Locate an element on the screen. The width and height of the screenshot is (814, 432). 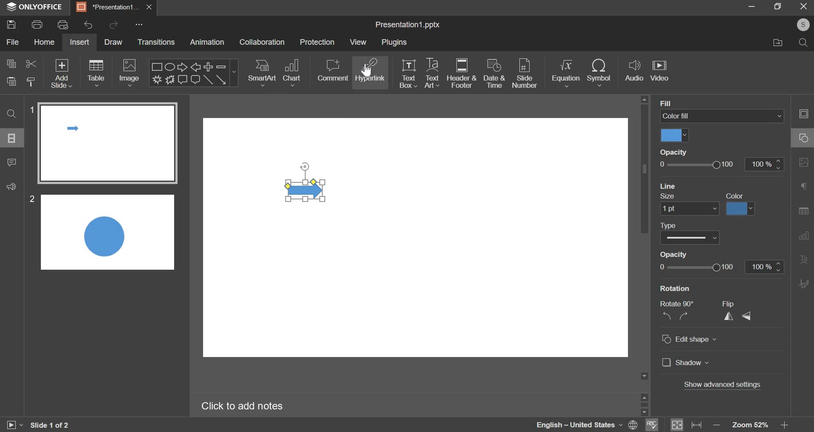
Chart settings is located at coordinates (804, 235).